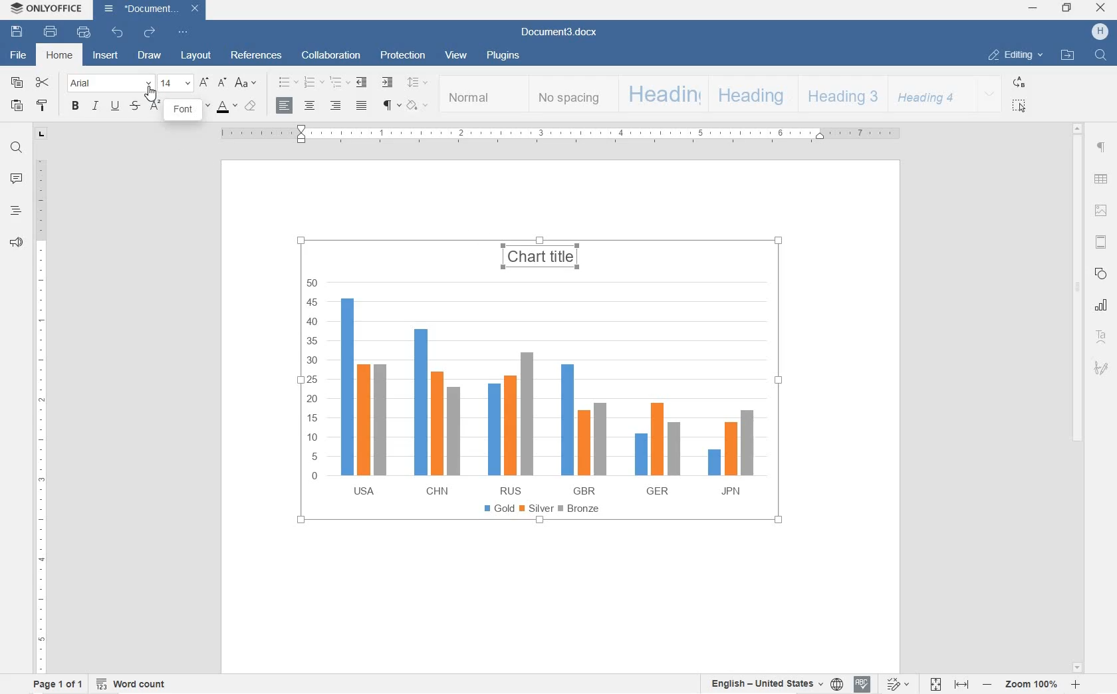 The image size is (1117, 694). Describe the element at coordinates (251, 106) in the screenshot. I see `CLEAR STYLE` at that location.